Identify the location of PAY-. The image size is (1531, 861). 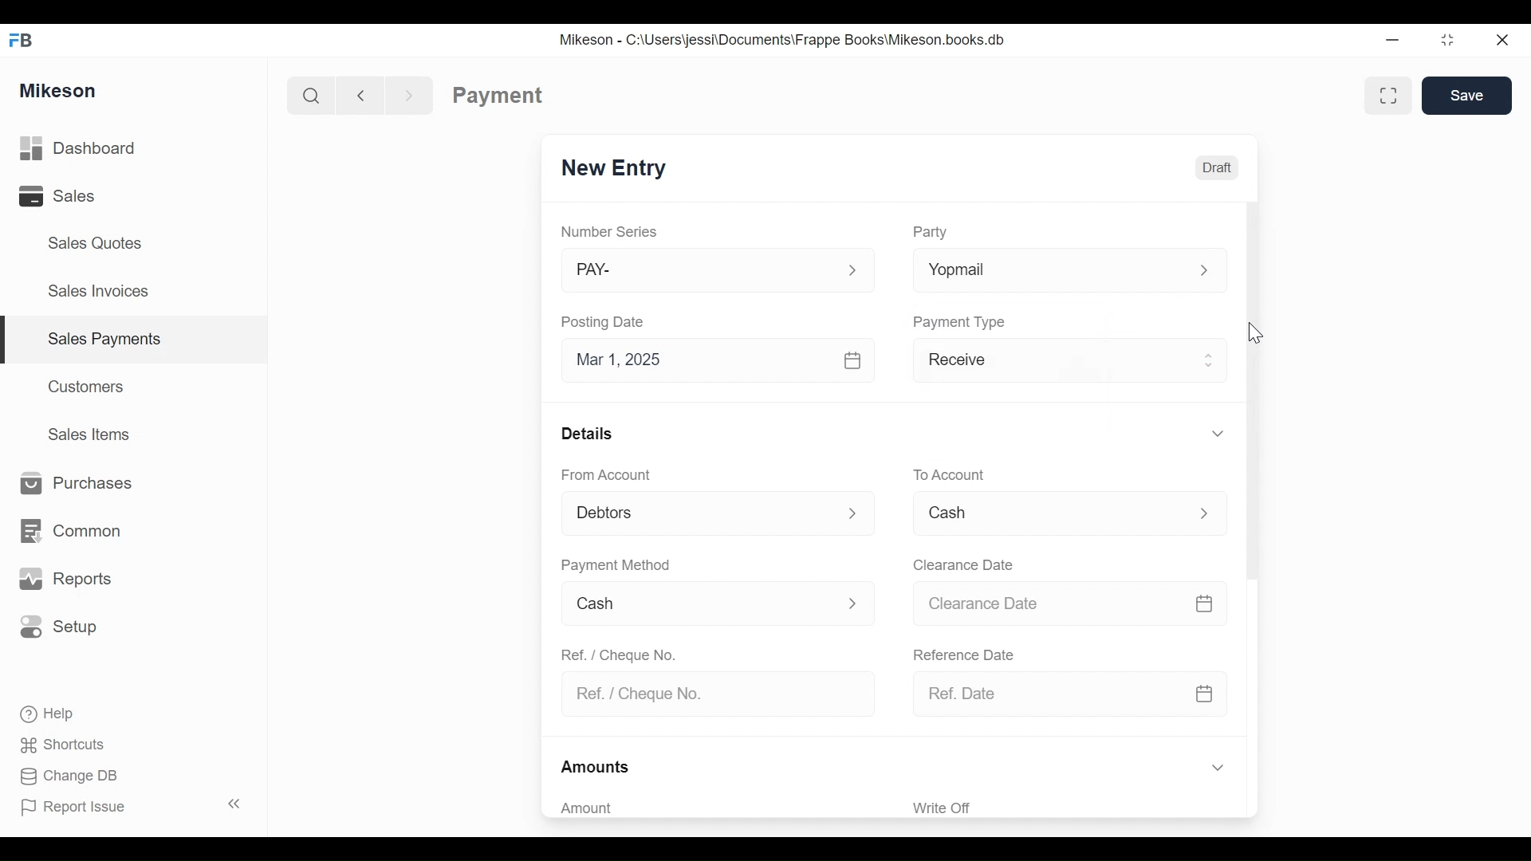
(718, 269).